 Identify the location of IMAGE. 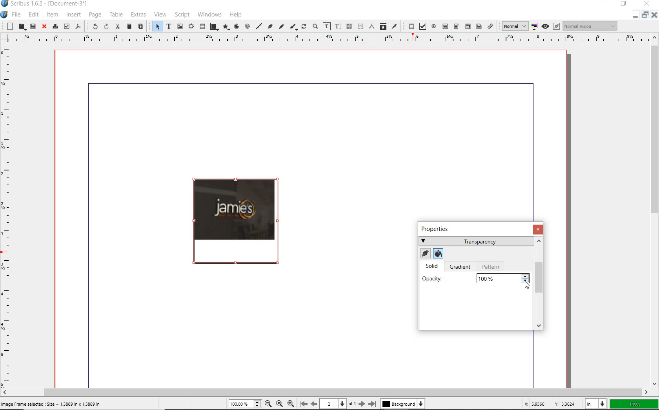
(234, 226).